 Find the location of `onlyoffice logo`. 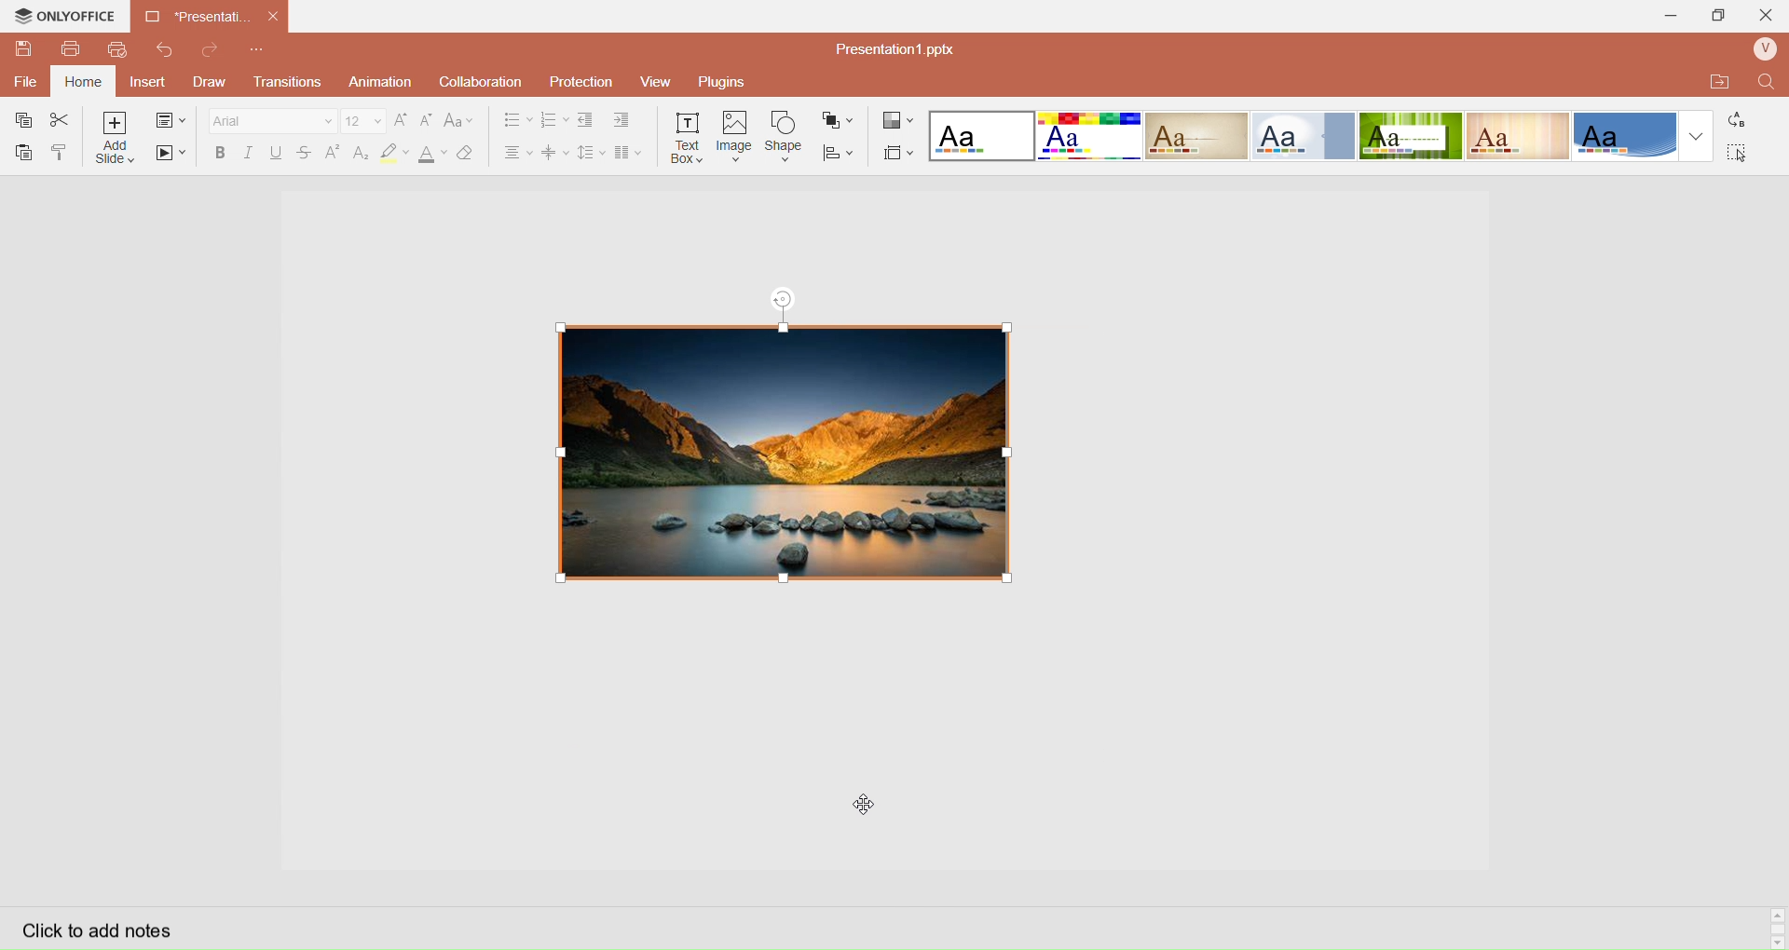

onlyoffice logo is located at coordinates (21, 19).